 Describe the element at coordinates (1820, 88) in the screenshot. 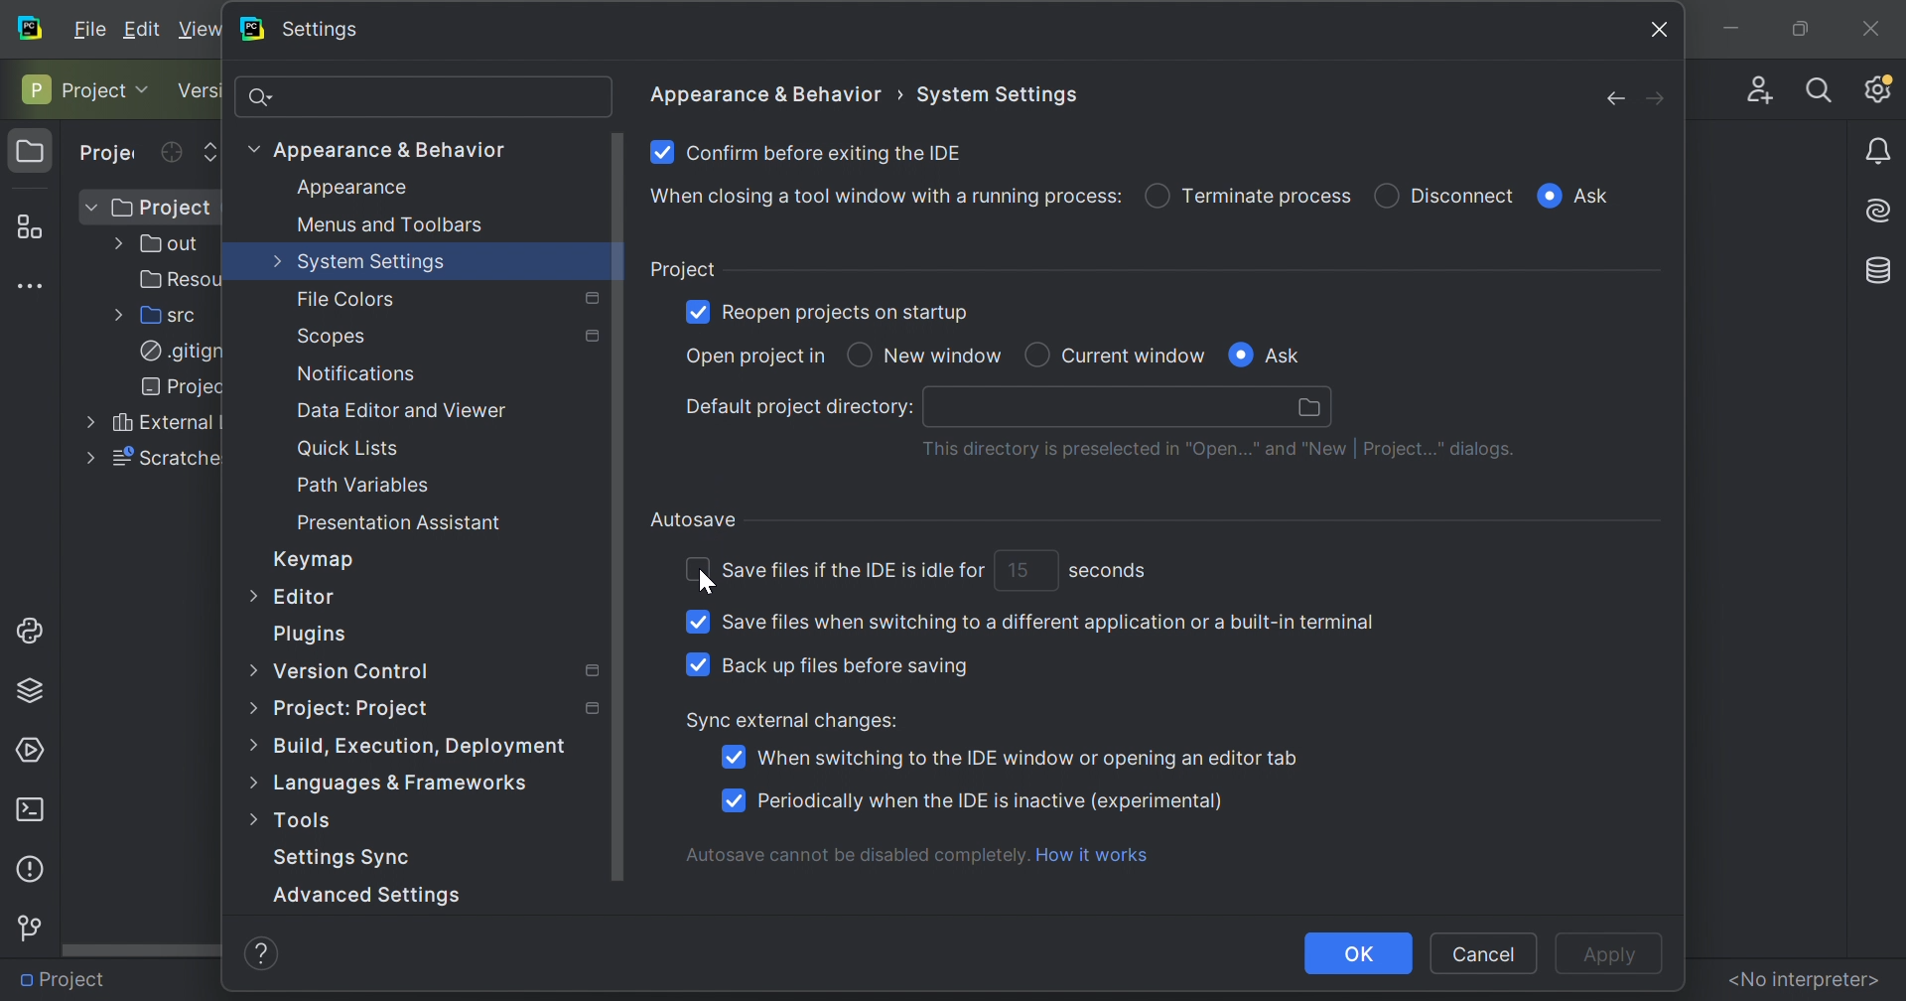

I see `Search Everywhere` at that location.